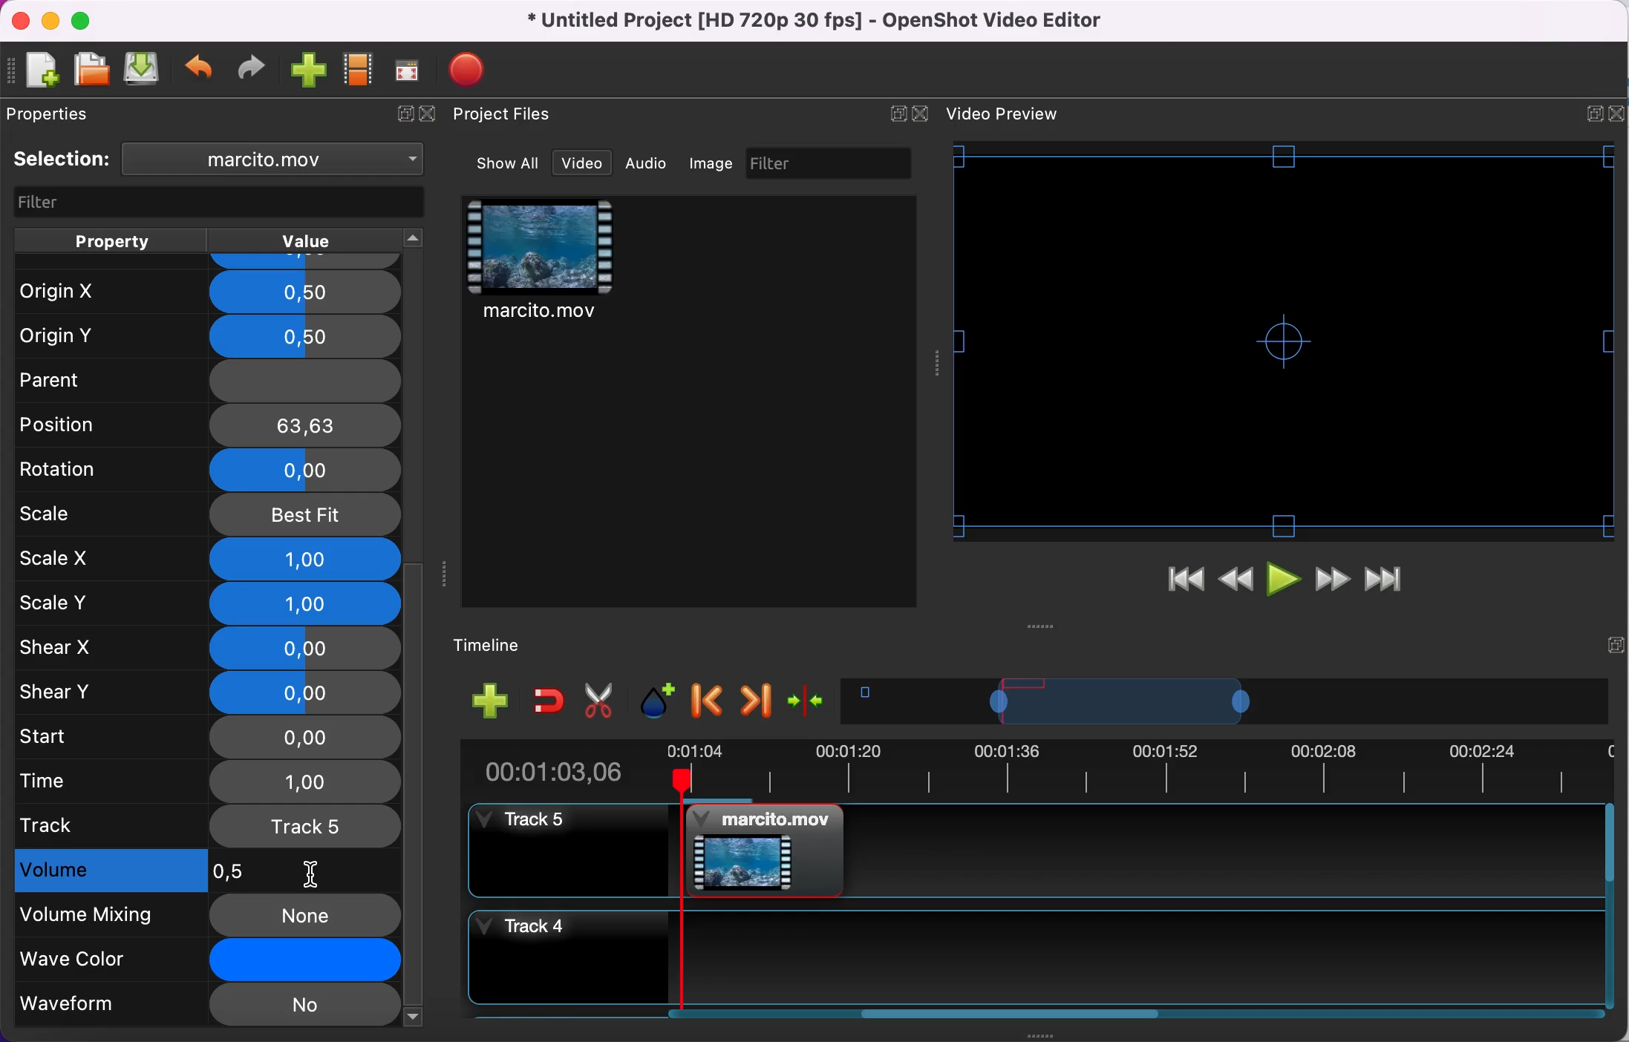  Describe the element at coordinates (206, 1006) in the screenshot. I see `wave form no` at that location.